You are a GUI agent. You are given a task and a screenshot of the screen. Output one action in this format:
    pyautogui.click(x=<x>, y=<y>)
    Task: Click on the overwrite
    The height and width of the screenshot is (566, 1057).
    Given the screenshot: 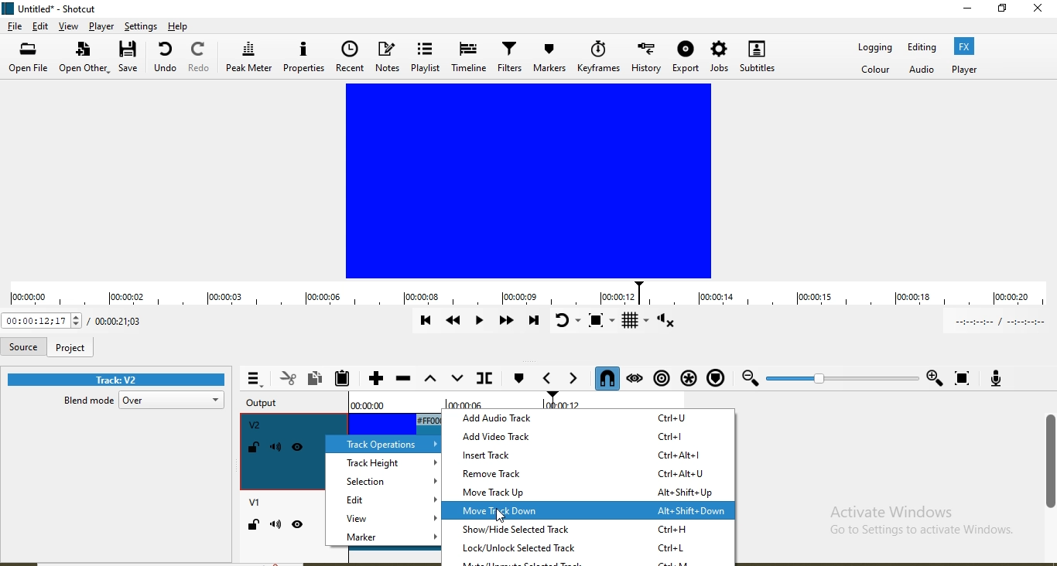 What is the action you would take?
    pyautogui.click(x=457, y=378)
    